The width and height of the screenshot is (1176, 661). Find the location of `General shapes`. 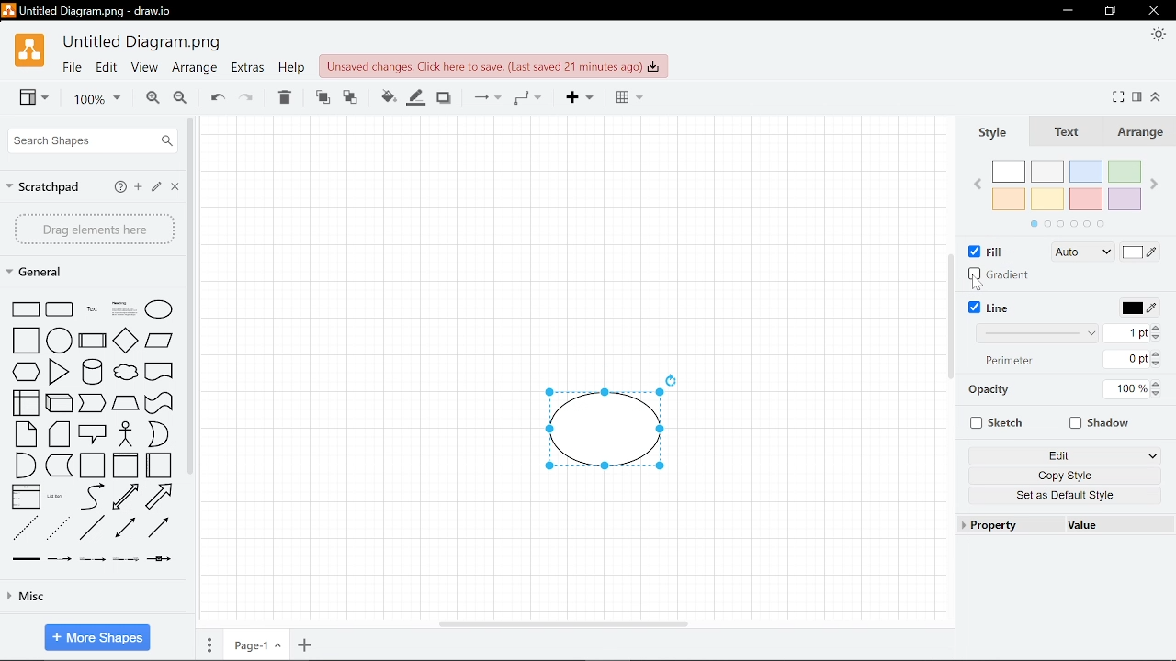

General shapes is located at coordinates (88, 271).